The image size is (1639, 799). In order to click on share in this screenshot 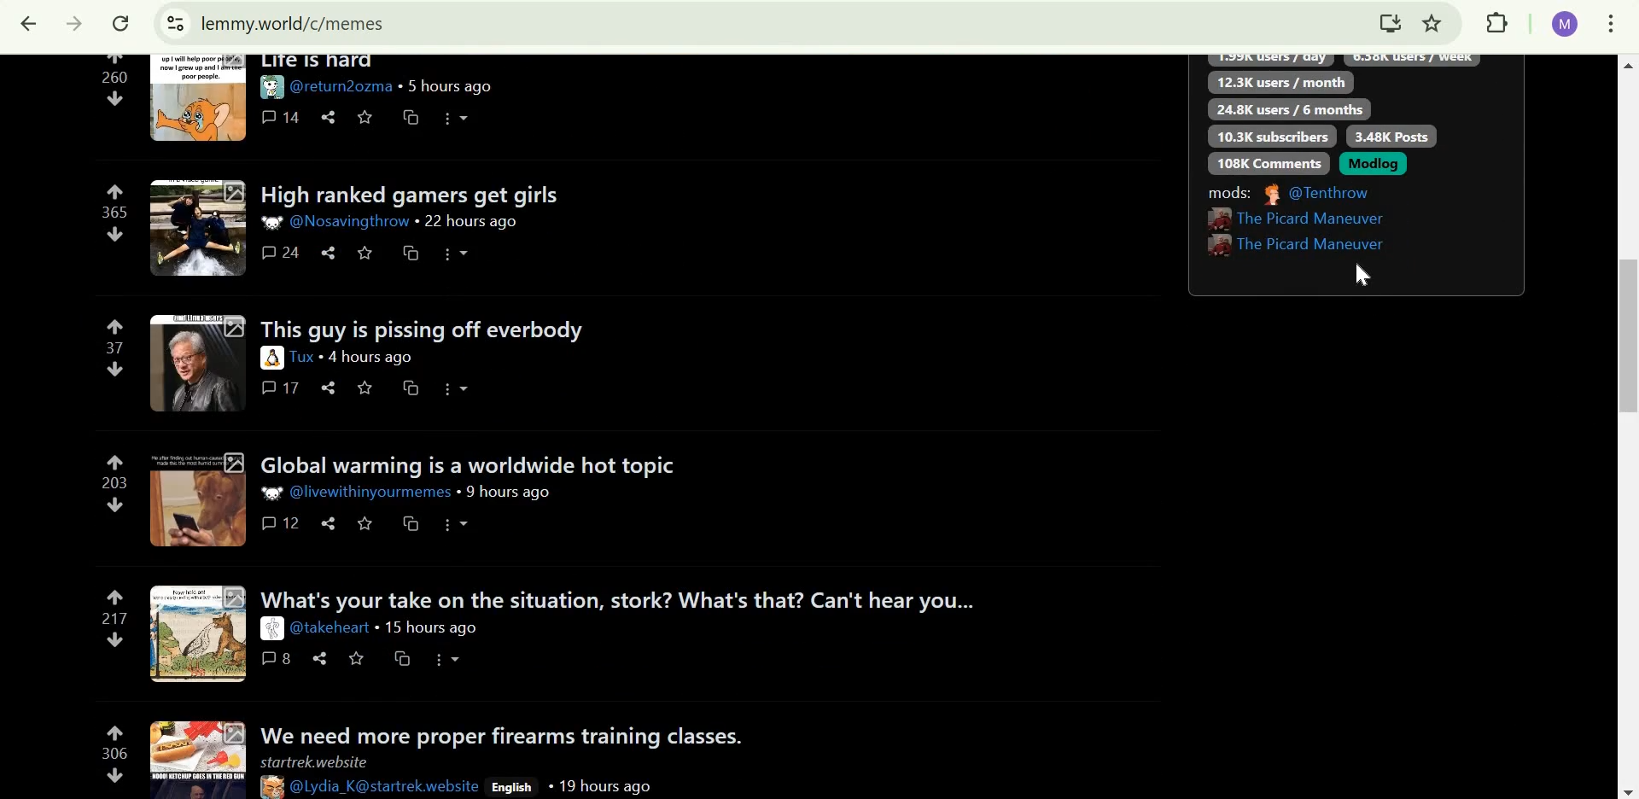, I will do `click(331, 116)`.